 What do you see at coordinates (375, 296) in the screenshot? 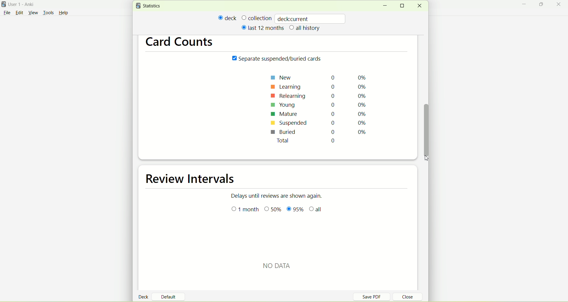
I see `save PDF` at bounding box center [375, 296].